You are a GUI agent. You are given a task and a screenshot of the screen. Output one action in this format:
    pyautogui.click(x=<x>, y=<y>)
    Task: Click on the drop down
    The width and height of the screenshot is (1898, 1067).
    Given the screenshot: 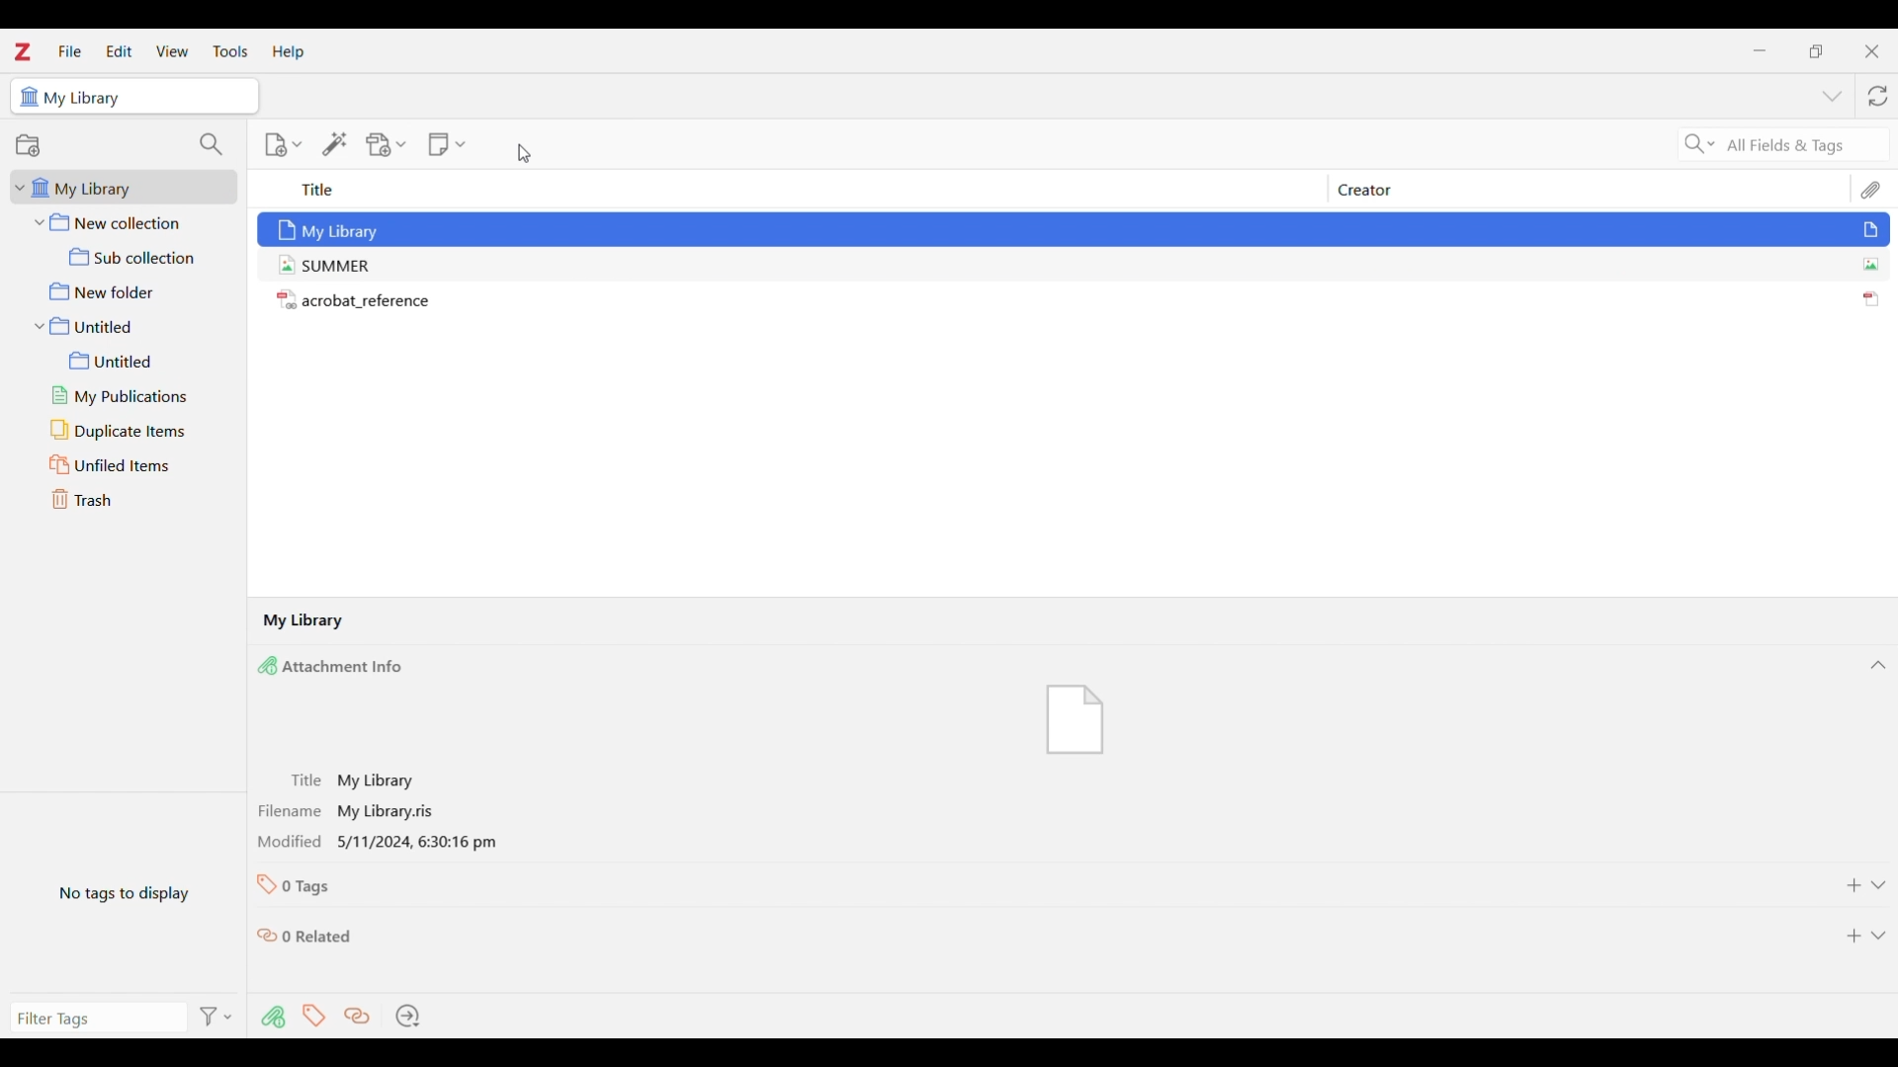 What is the action you would take?
    pyautogui.click(x=1881, y=941)
    